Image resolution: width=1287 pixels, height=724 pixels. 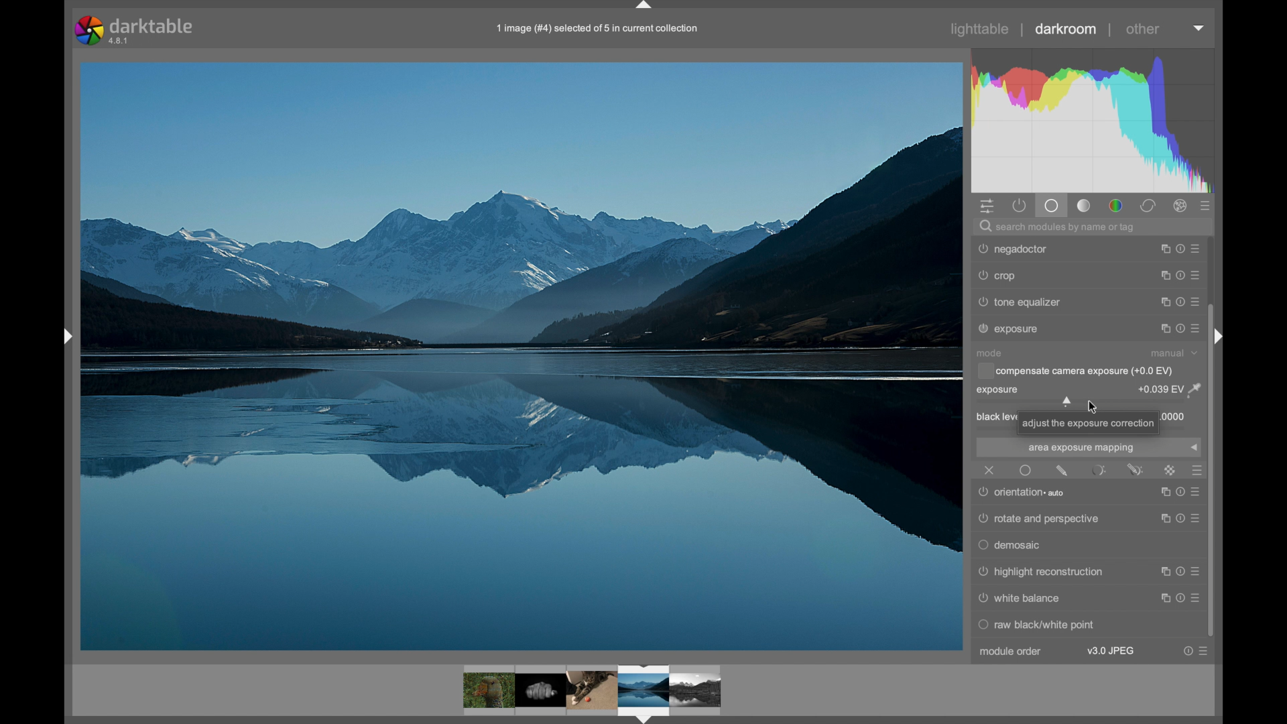 I want to click on raster mask, so click(x=1170, y=470).